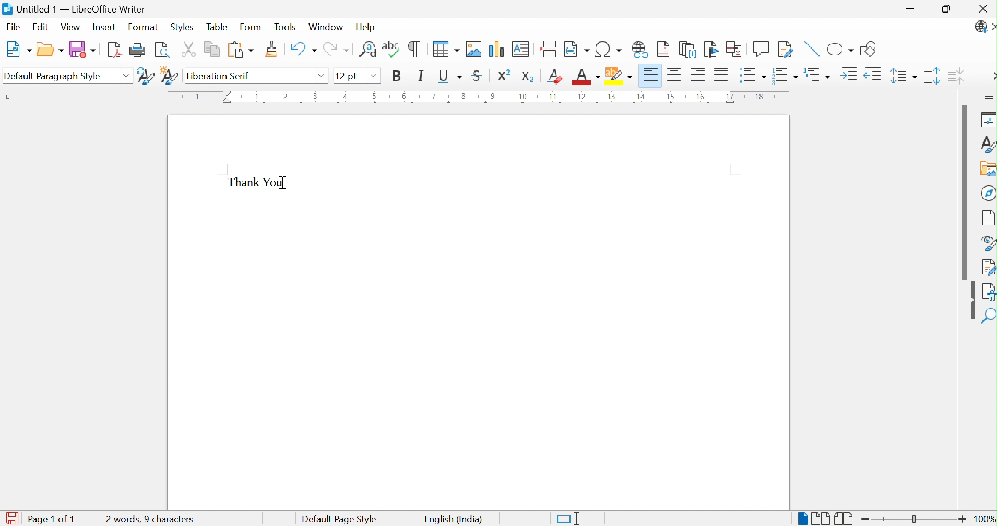  I want to click on Cut, so click(187, 49).